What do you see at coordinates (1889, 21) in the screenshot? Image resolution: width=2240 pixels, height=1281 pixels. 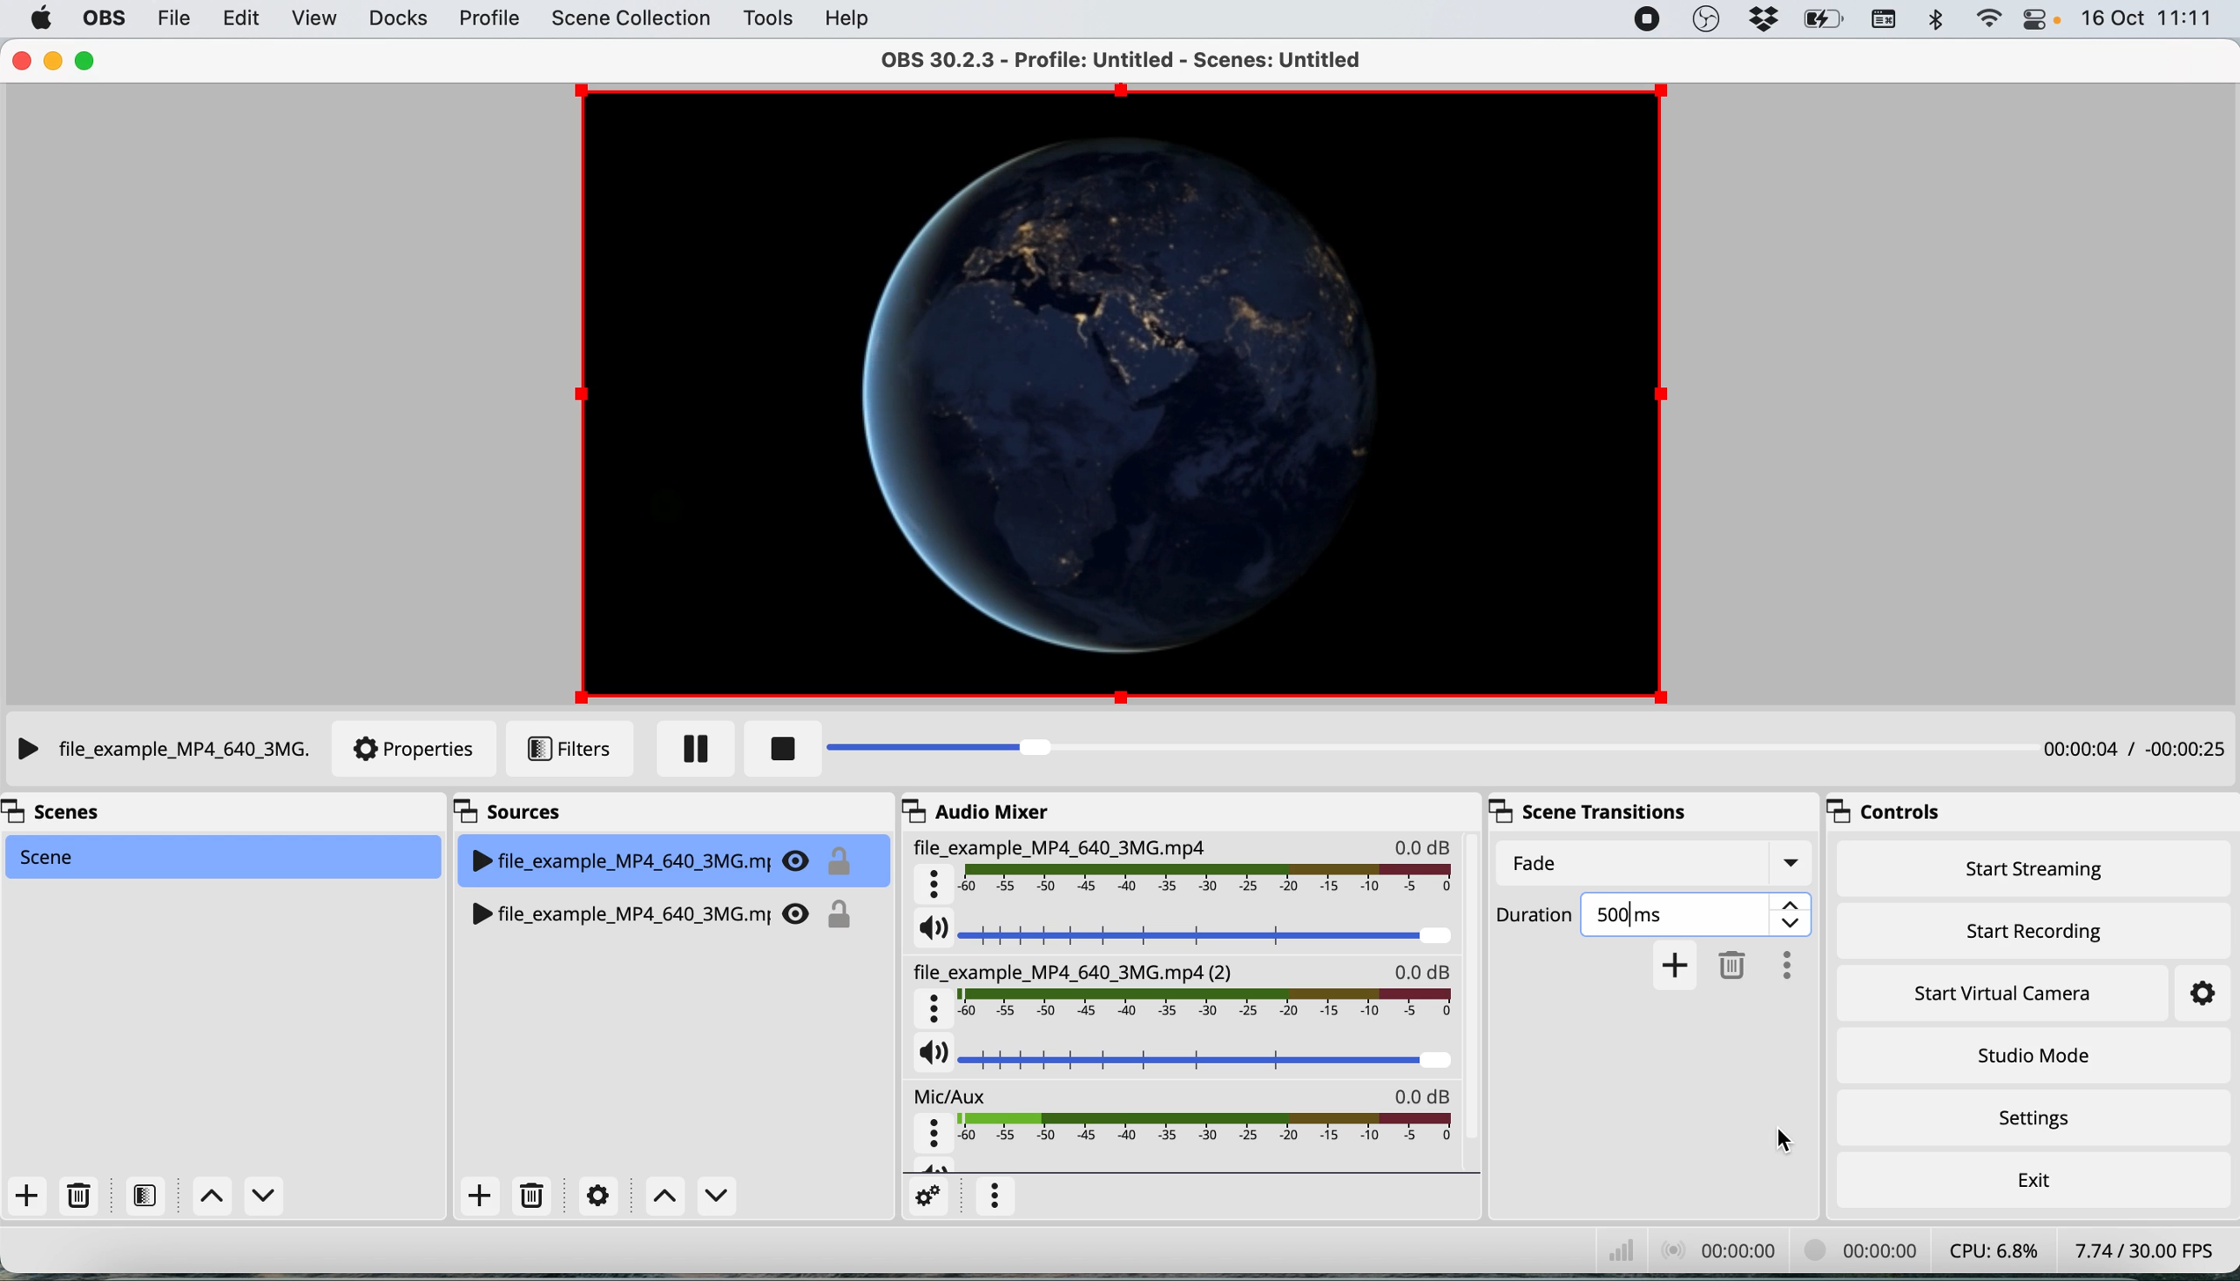 I see `keyboard` at bounding box center [1889, 21].